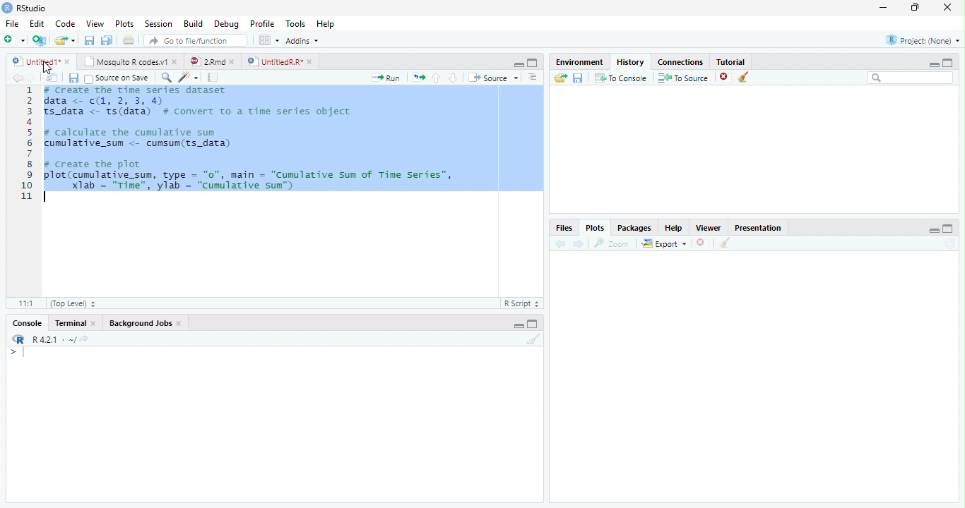  Describe the element at coordinates (269, 43) in the screenshot. I see `workspace panes` at that location.